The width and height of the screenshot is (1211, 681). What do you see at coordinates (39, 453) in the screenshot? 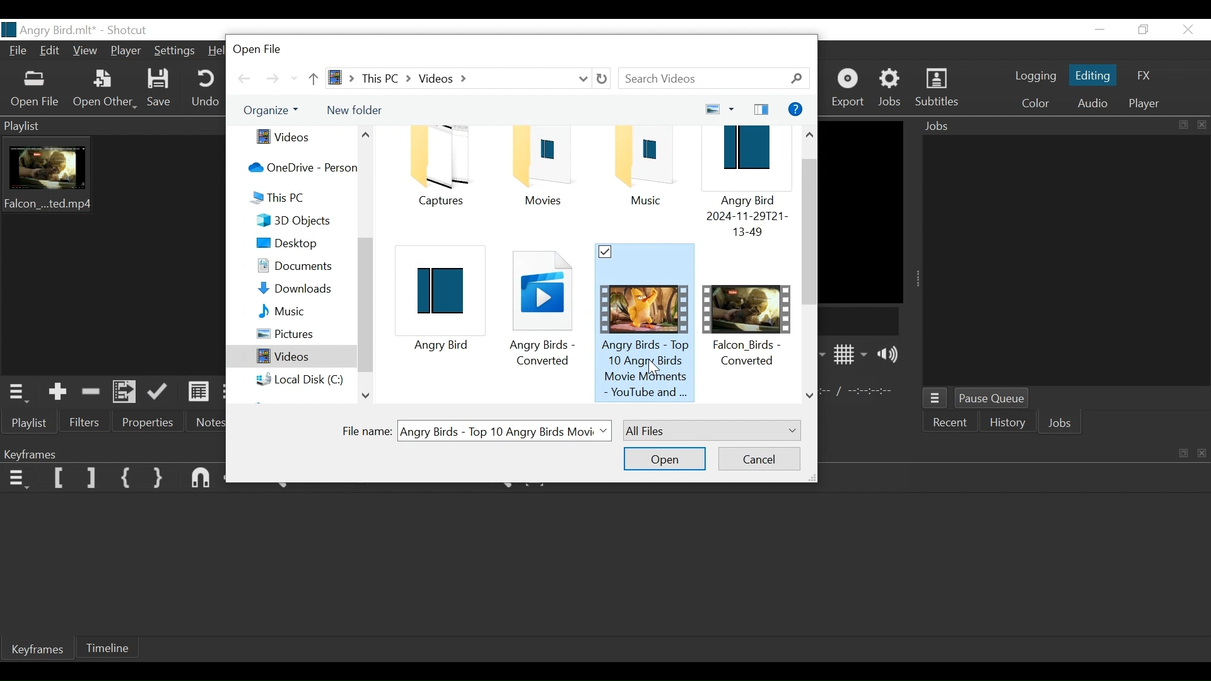
I see `Keyframe Panel` at bounding box center [39, 453].